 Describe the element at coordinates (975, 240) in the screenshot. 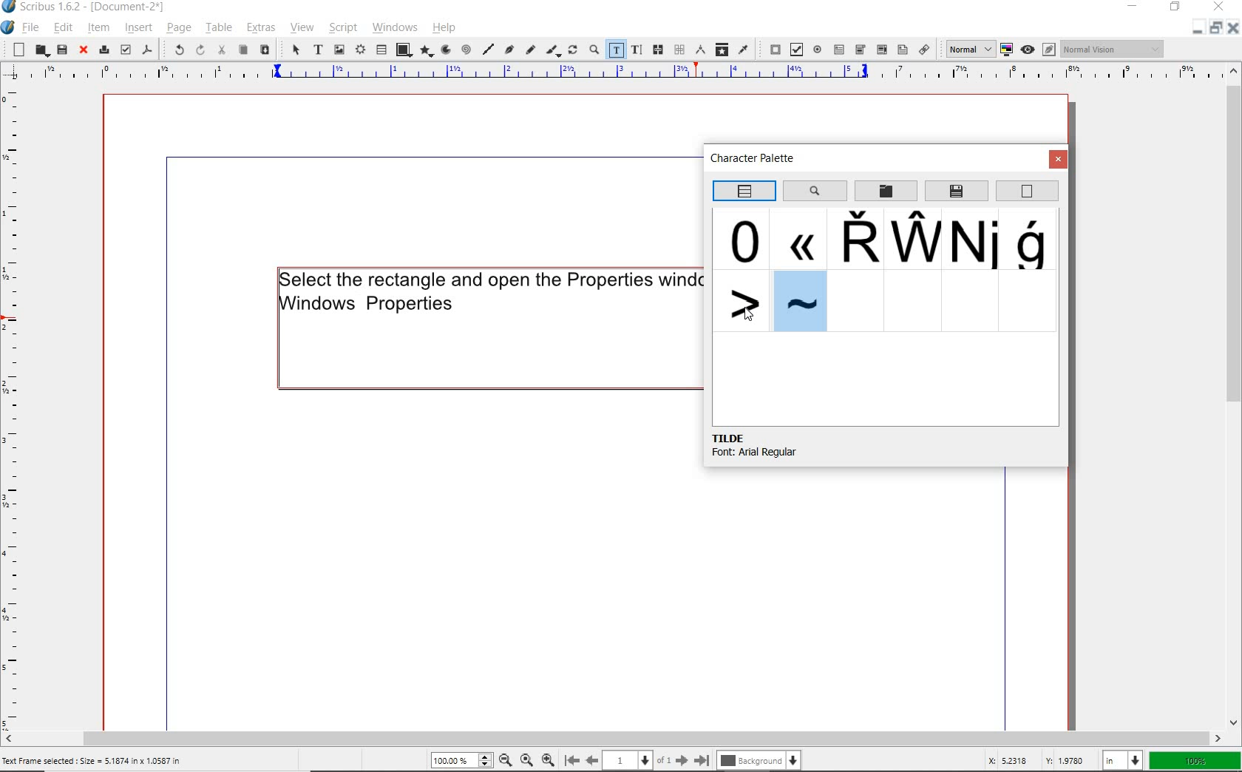

I see `glyphs` at that location.